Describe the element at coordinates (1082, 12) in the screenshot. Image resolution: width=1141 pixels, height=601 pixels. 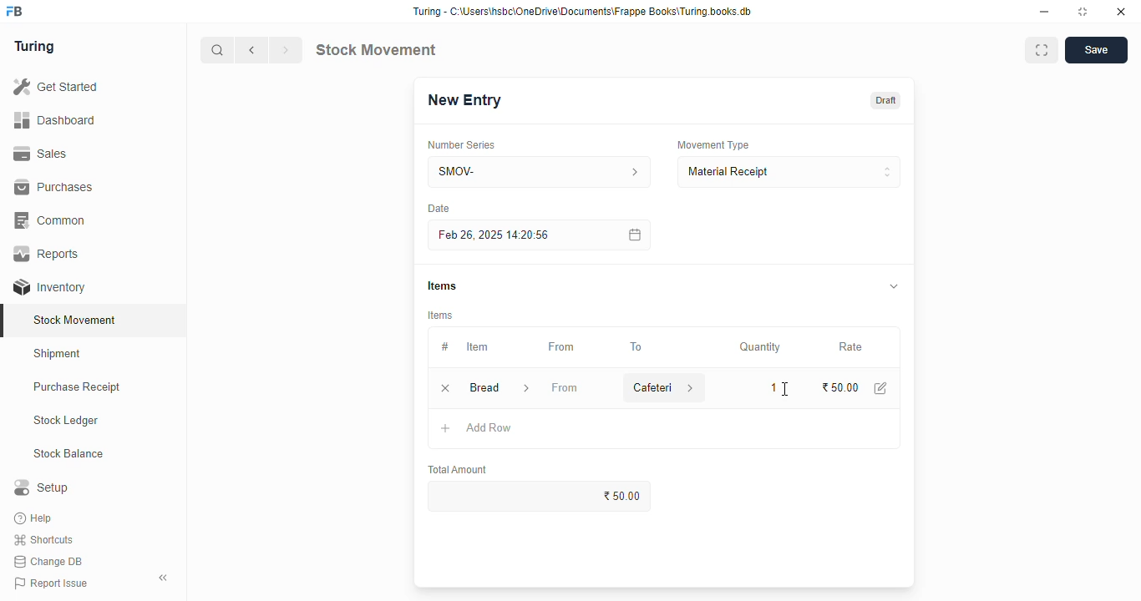
I see `toggle maximize` at that location.